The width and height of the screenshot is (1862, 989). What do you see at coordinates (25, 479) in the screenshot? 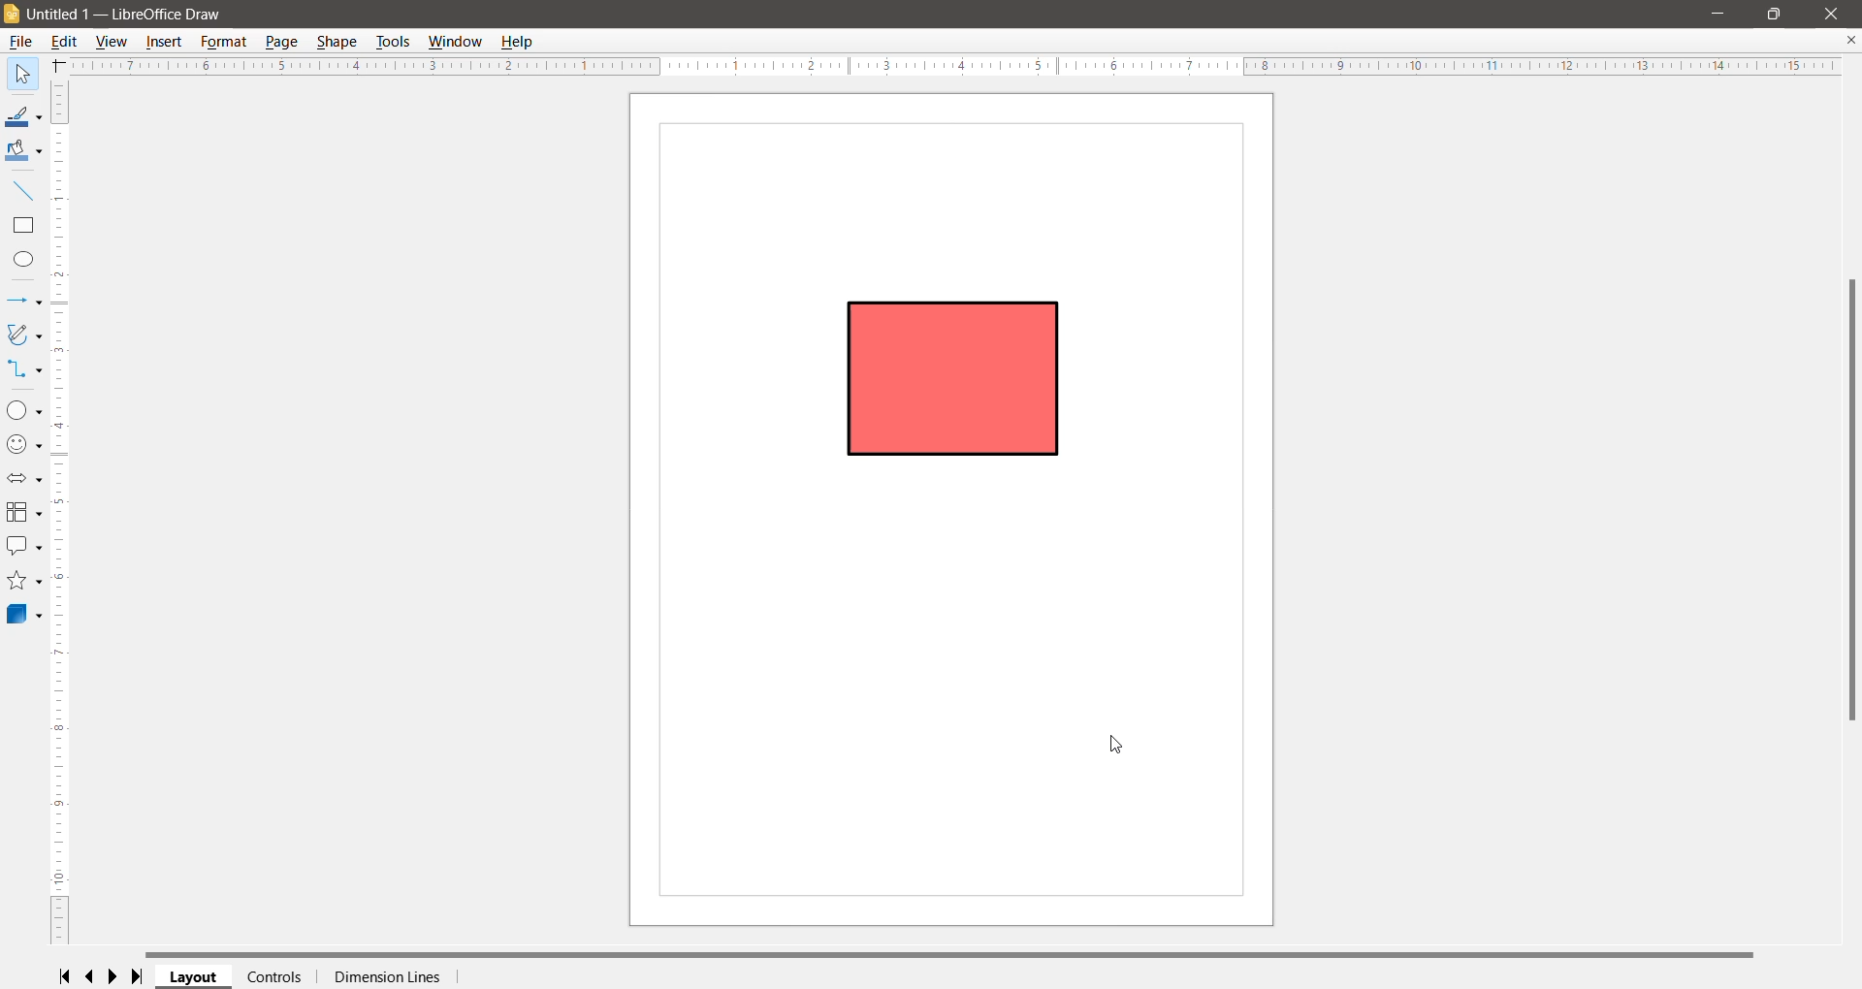
I see `Block Arrows` at bounding box center [25, 479].